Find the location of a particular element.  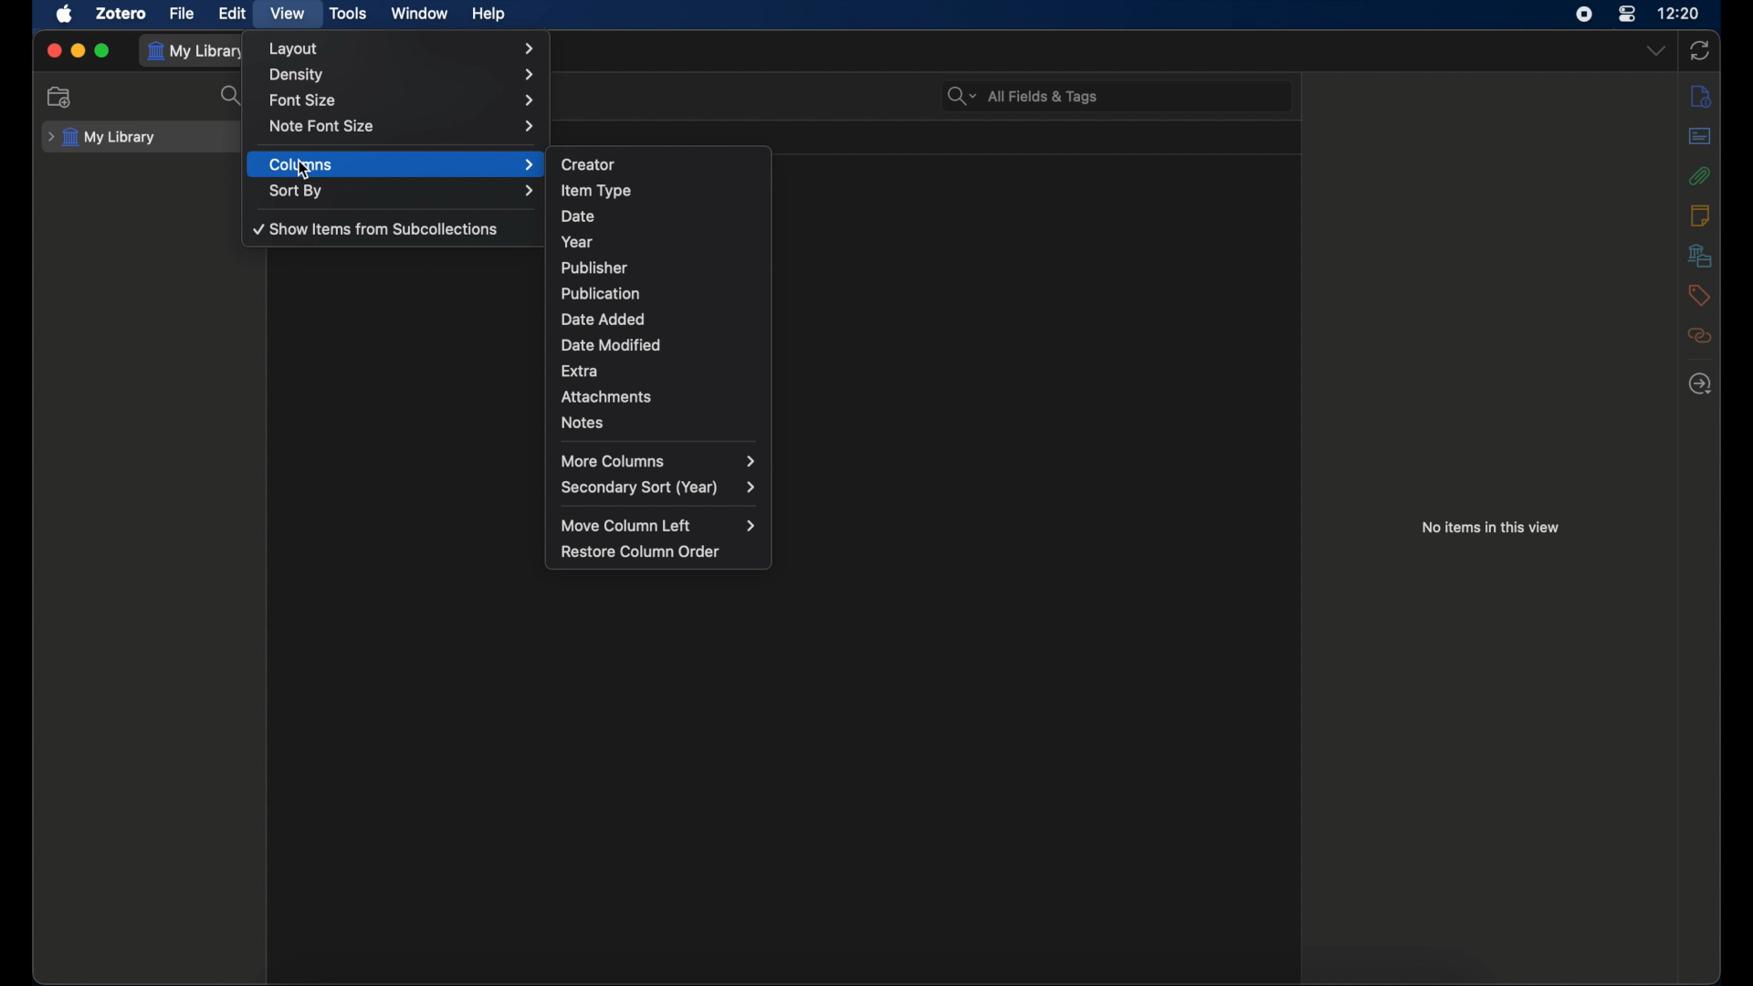

creator is located at coordinates (586, 165).